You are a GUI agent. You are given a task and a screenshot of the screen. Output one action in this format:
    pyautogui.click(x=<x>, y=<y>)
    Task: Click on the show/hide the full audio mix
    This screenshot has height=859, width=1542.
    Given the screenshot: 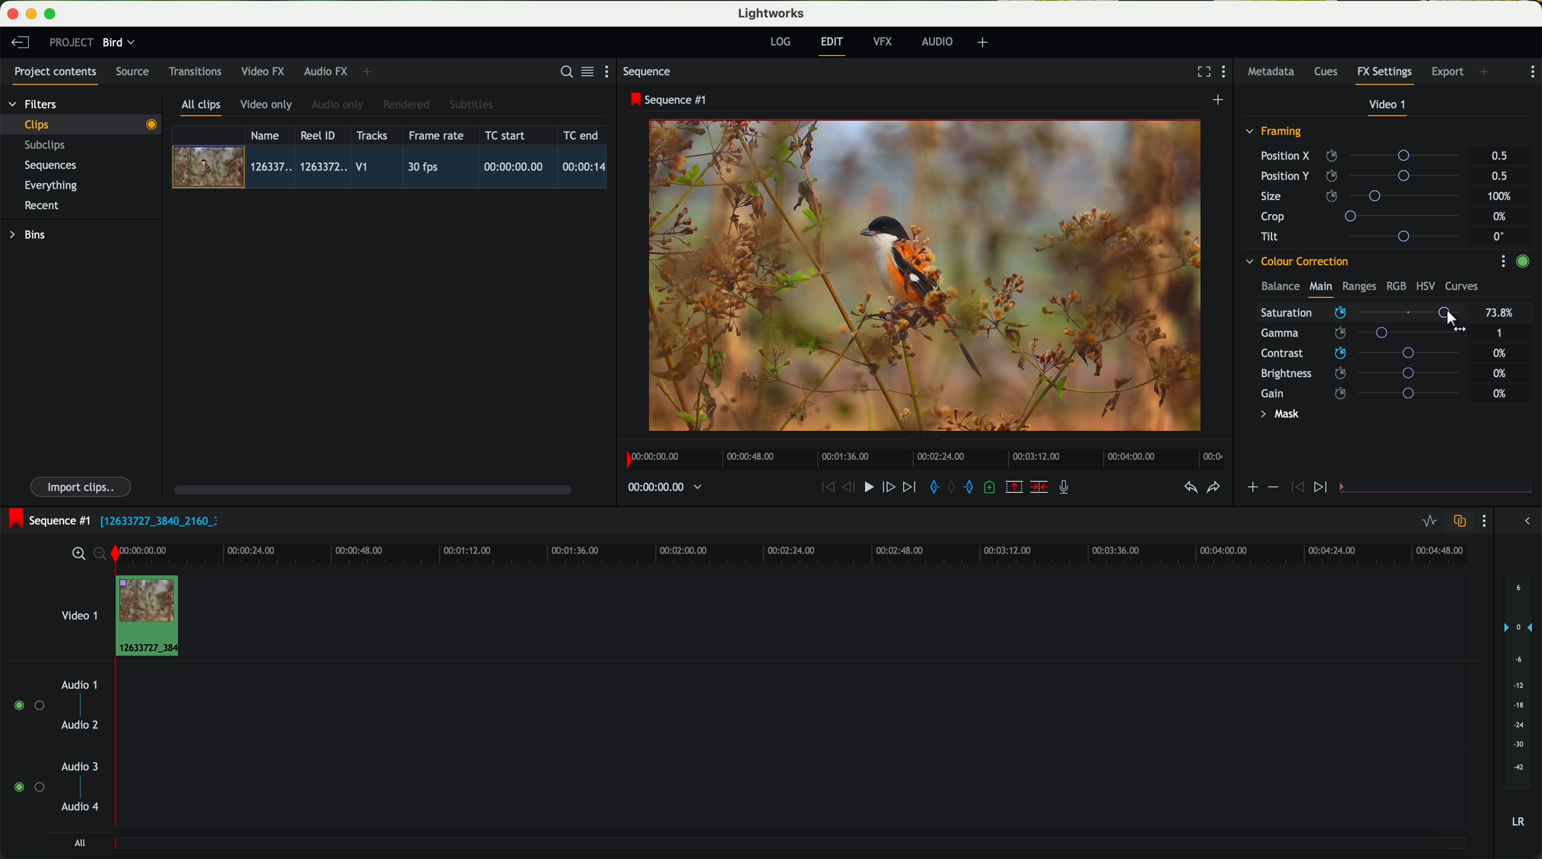 What is the action you would take?
    pyautogui.click(x=1523, y=521)
    